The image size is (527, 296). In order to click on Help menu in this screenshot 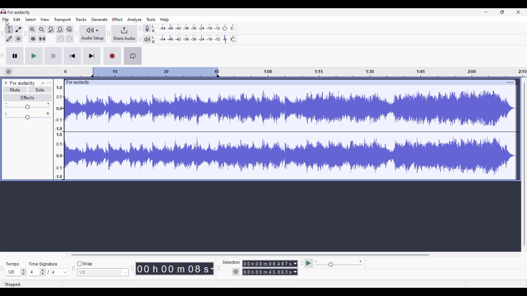, I will do `click(165, 20)`.